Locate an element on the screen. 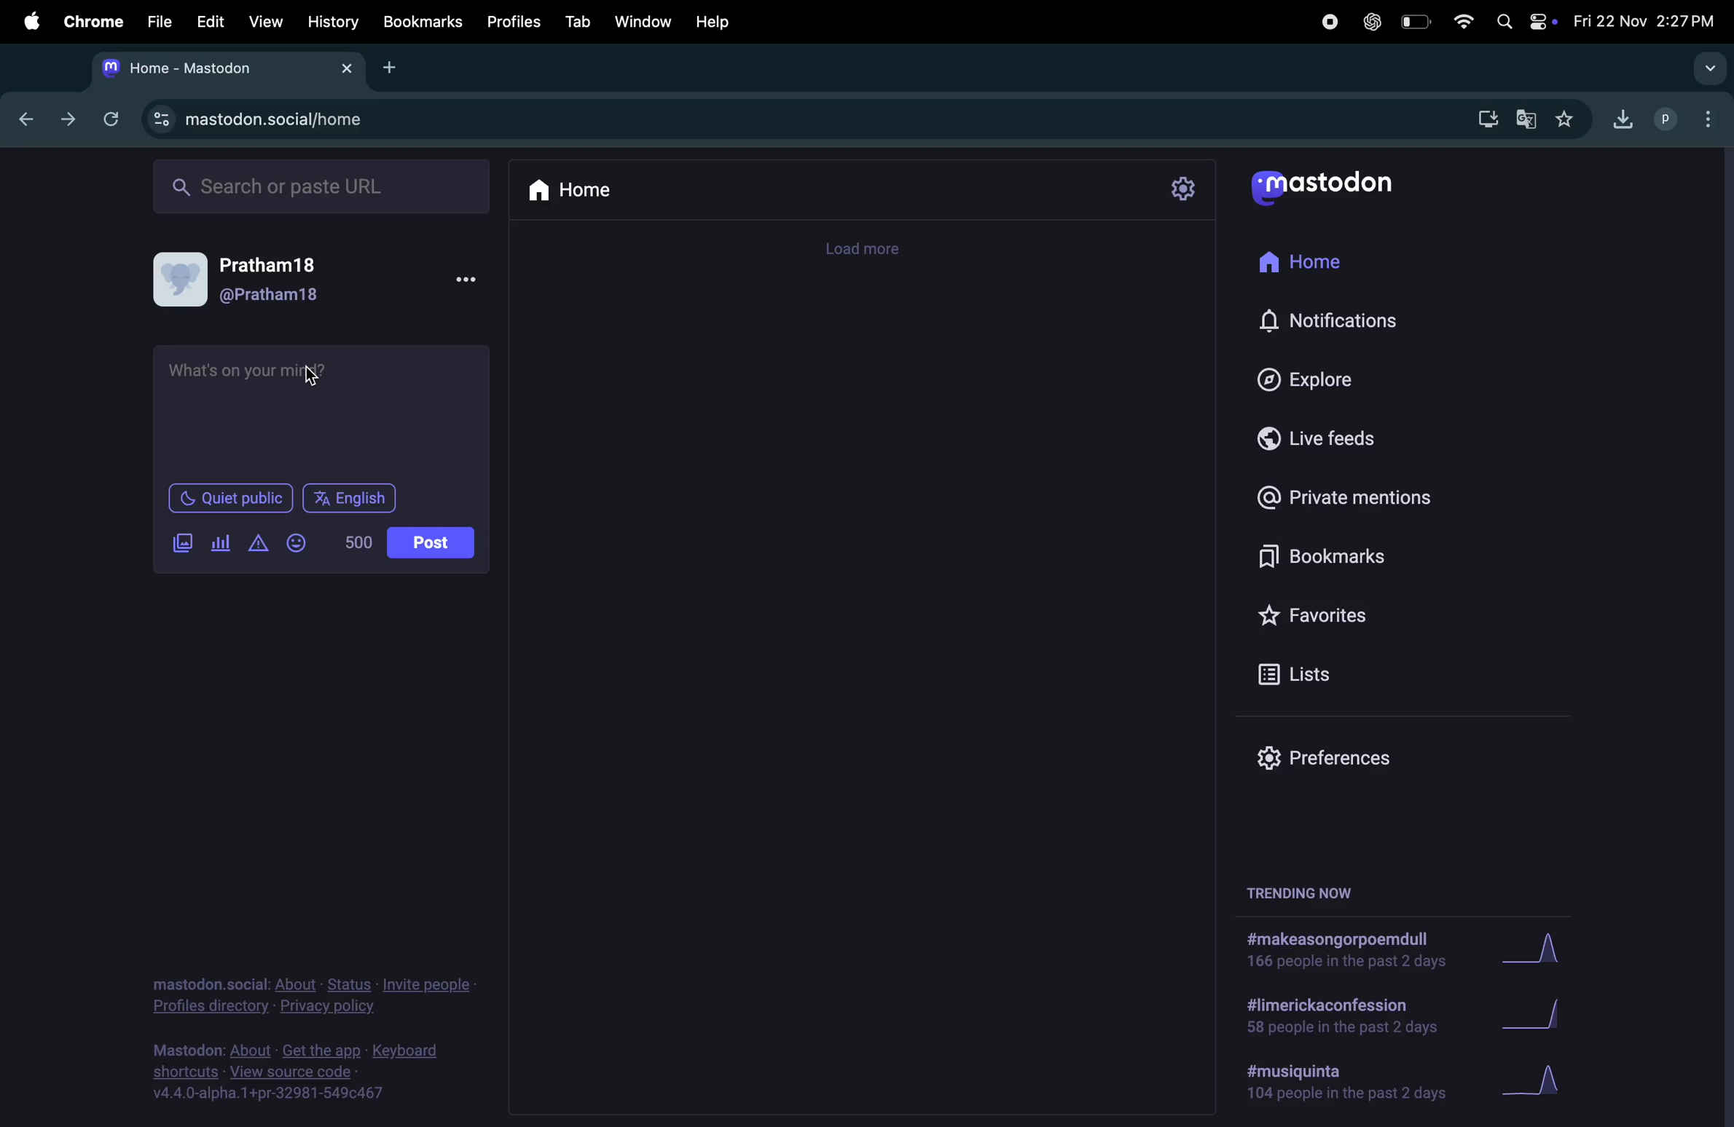 This screenshot has height=1127, width=1734. explore is located at coordinates (1362, 379).